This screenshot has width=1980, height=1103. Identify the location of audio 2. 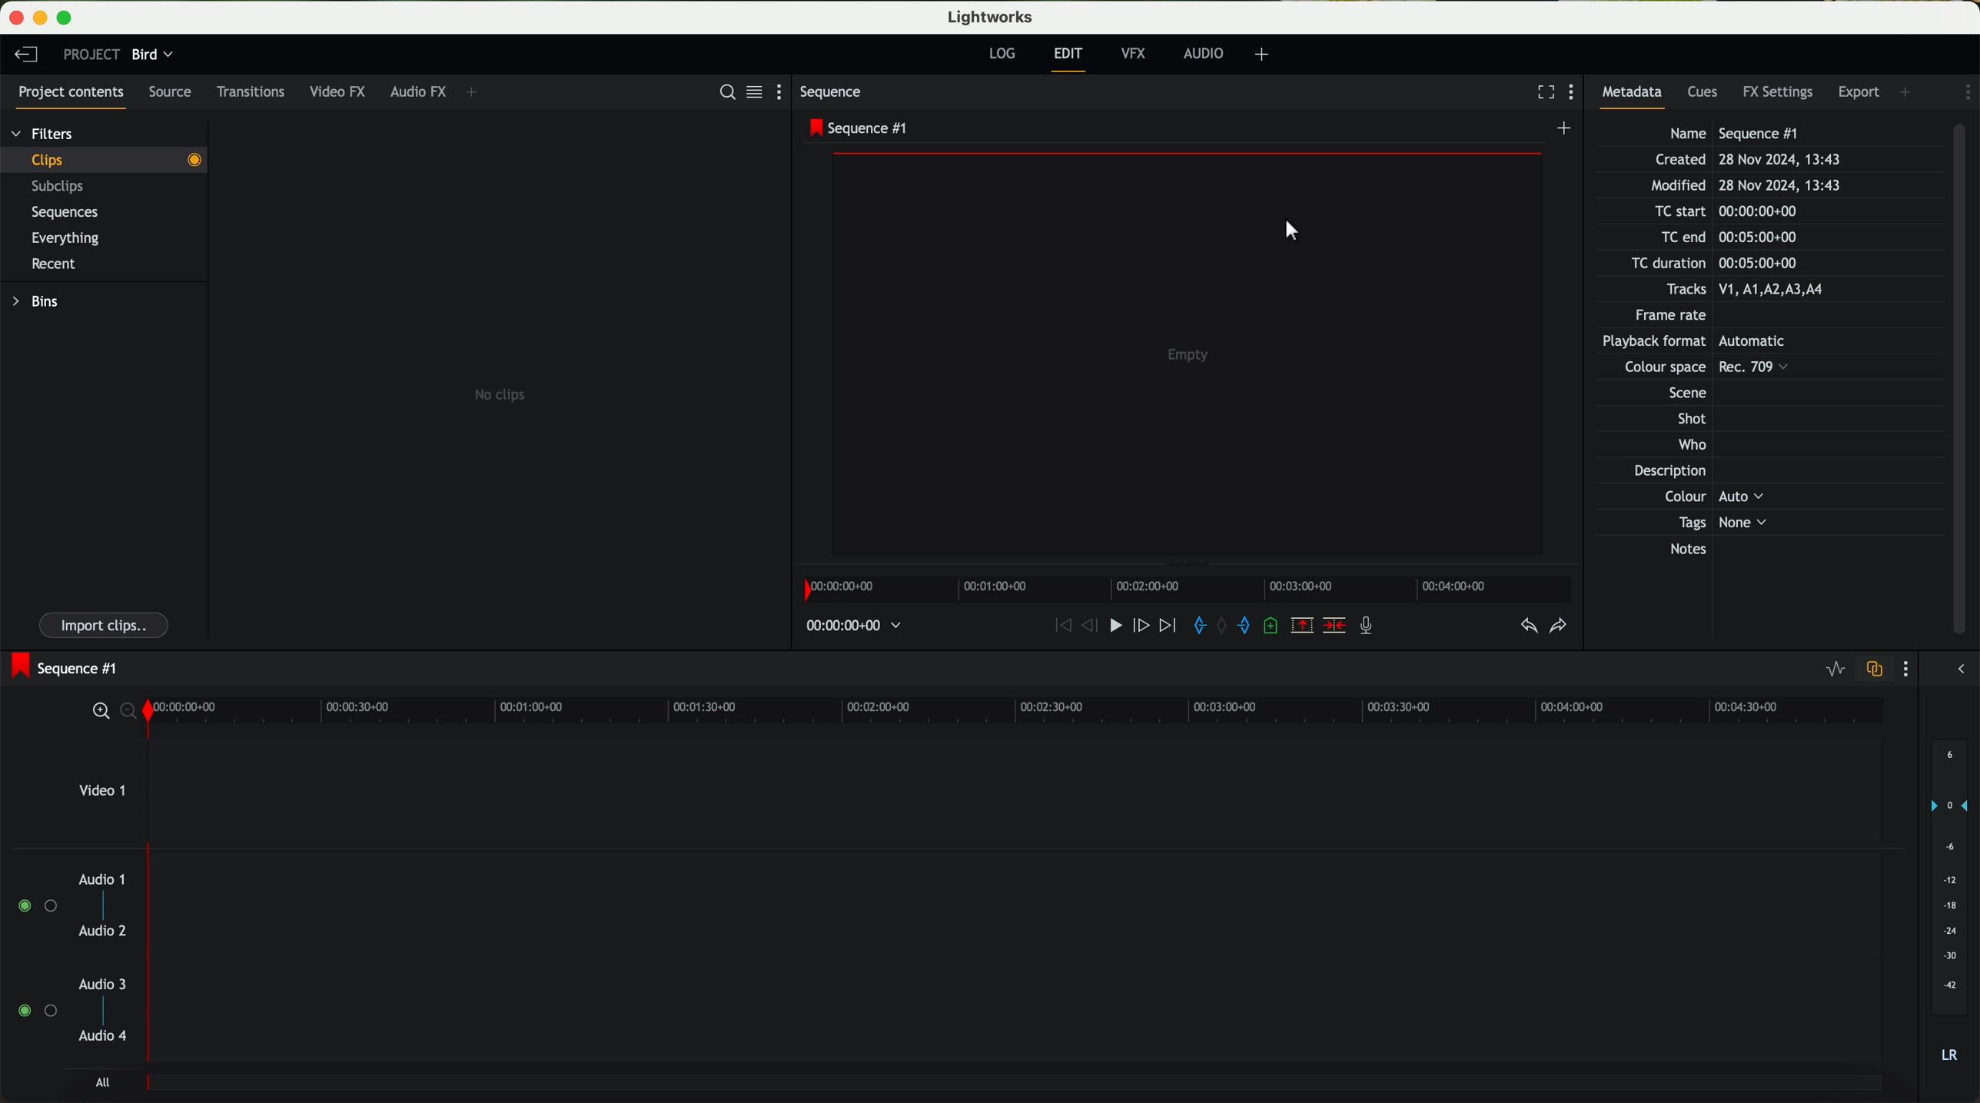
(105, 932).